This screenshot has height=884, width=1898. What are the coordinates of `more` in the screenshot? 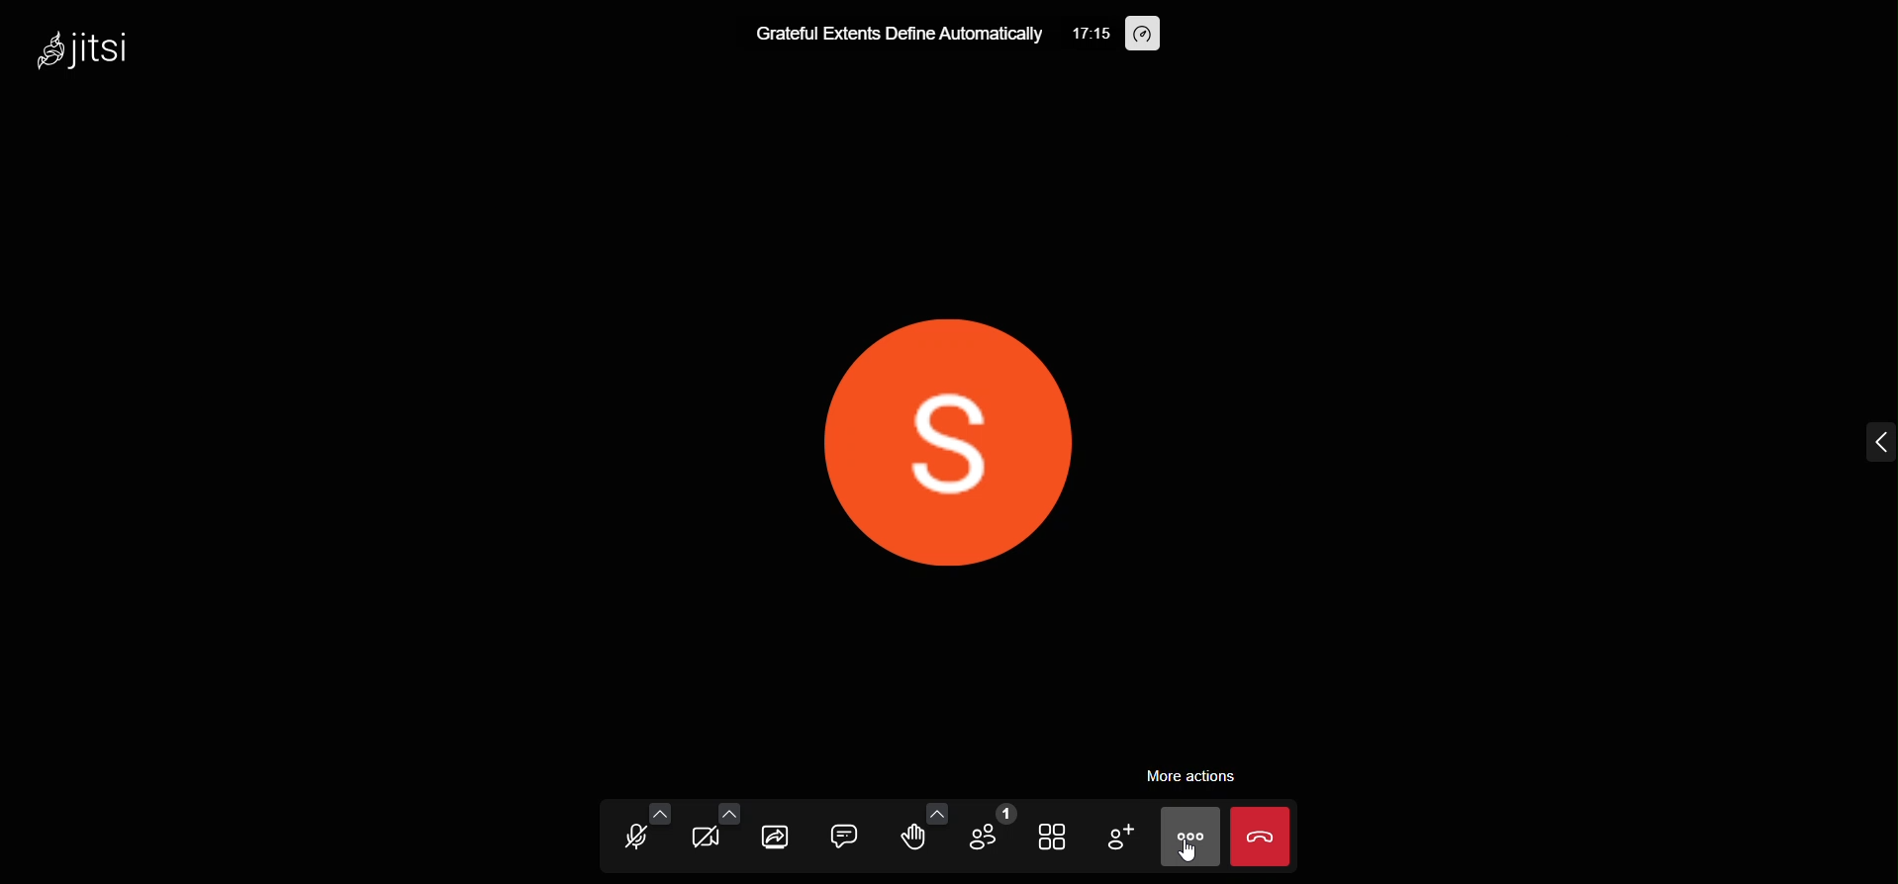 It's located at (1190, 835).